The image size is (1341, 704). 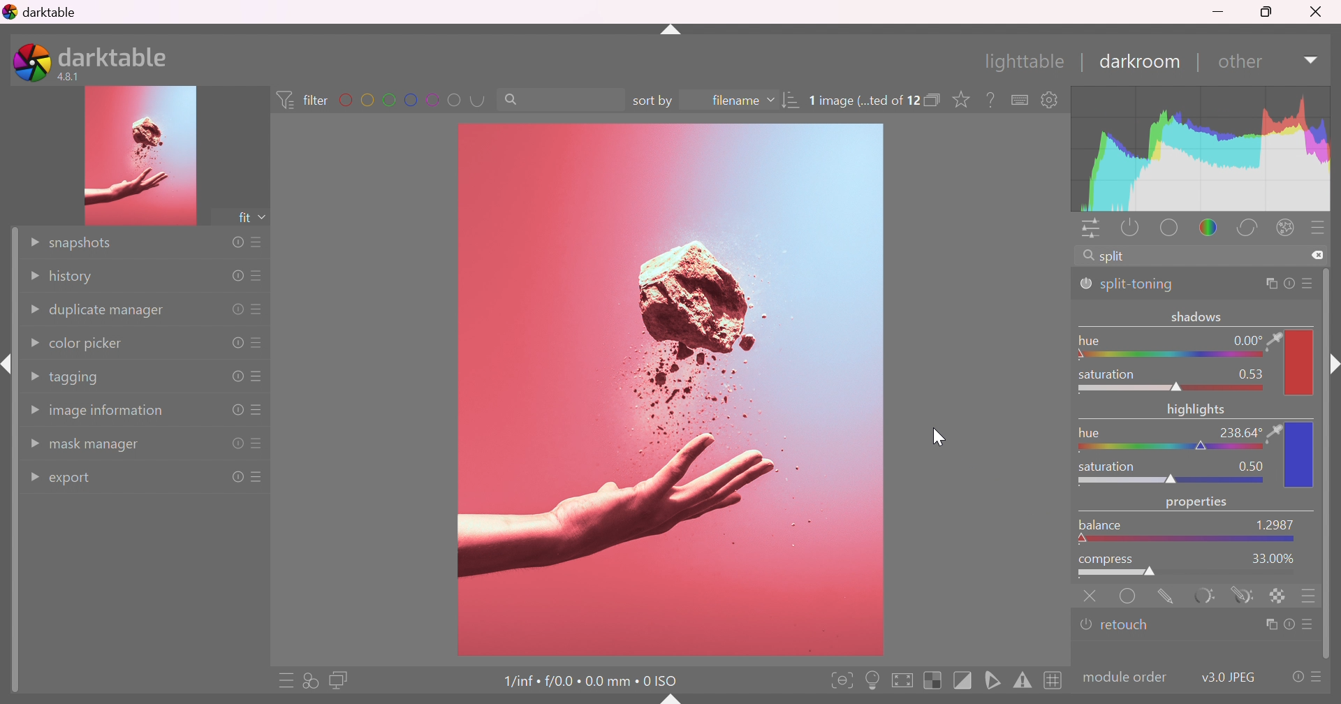 I want to click on shift+ctrl+t, so click(x=672, y=31).